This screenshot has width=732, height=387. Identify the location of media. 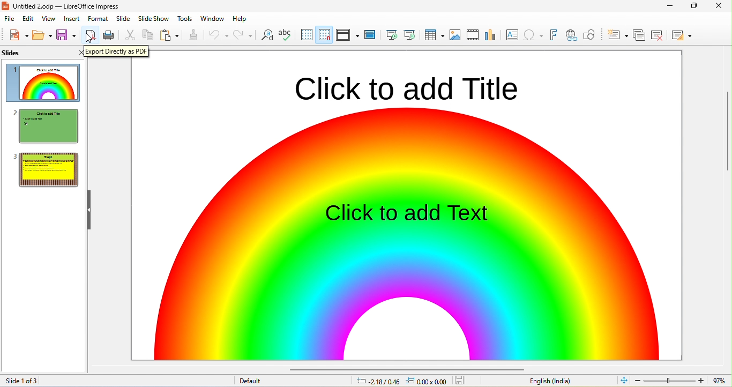
(472, 35).